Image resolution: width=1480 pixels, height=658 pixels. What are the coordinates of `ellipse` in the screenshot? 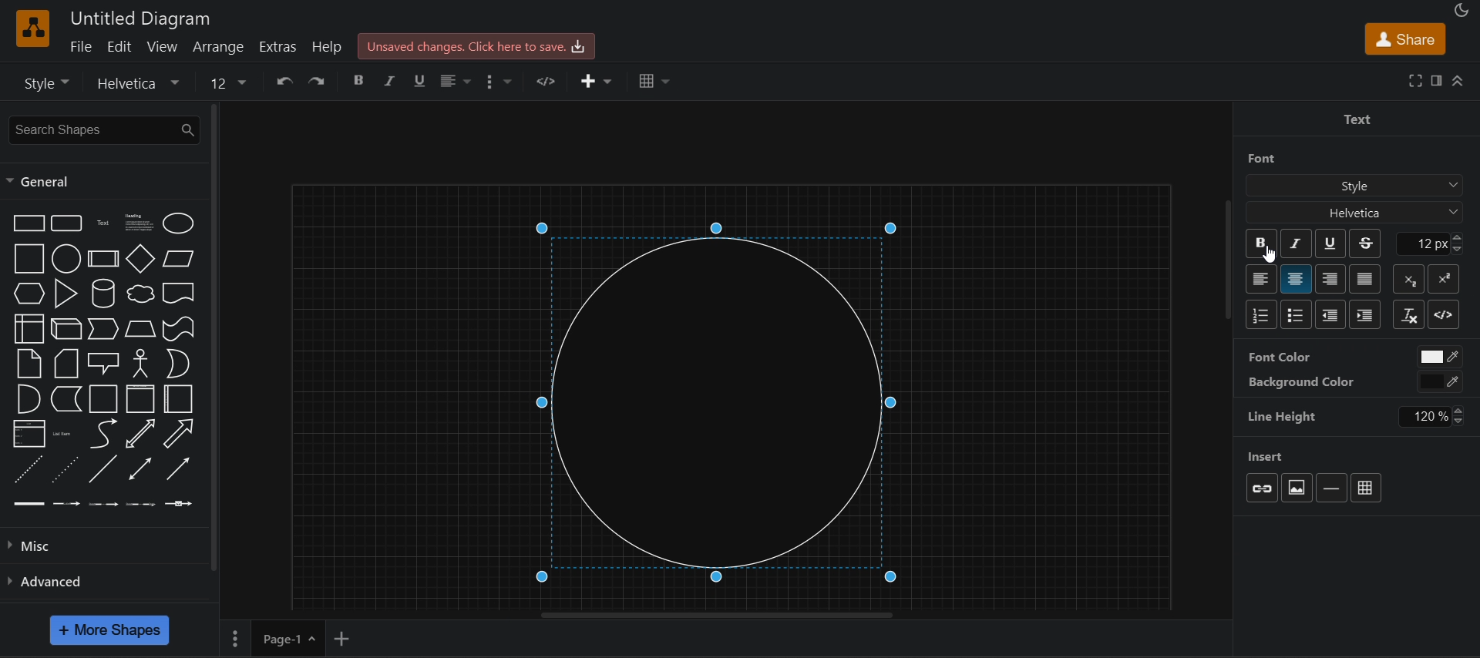 It's located at (180, 223).